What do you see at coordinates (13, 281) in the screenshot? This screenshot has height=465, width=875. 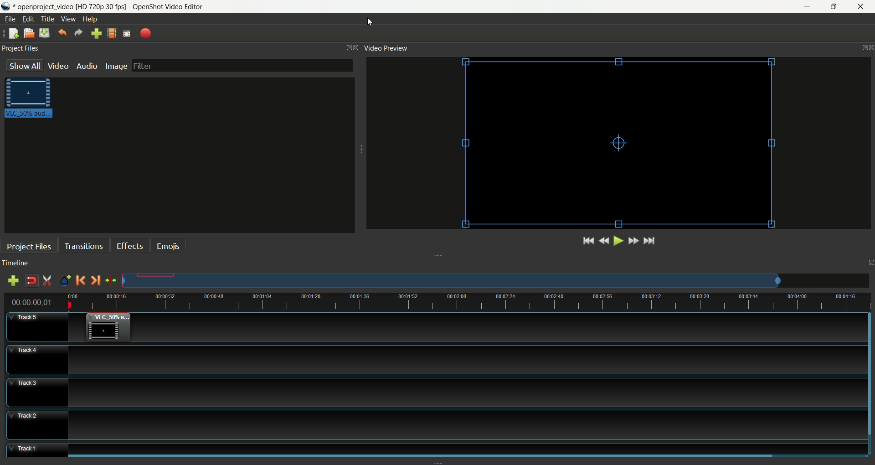 I see `add track` at bounding box center [13, 281].